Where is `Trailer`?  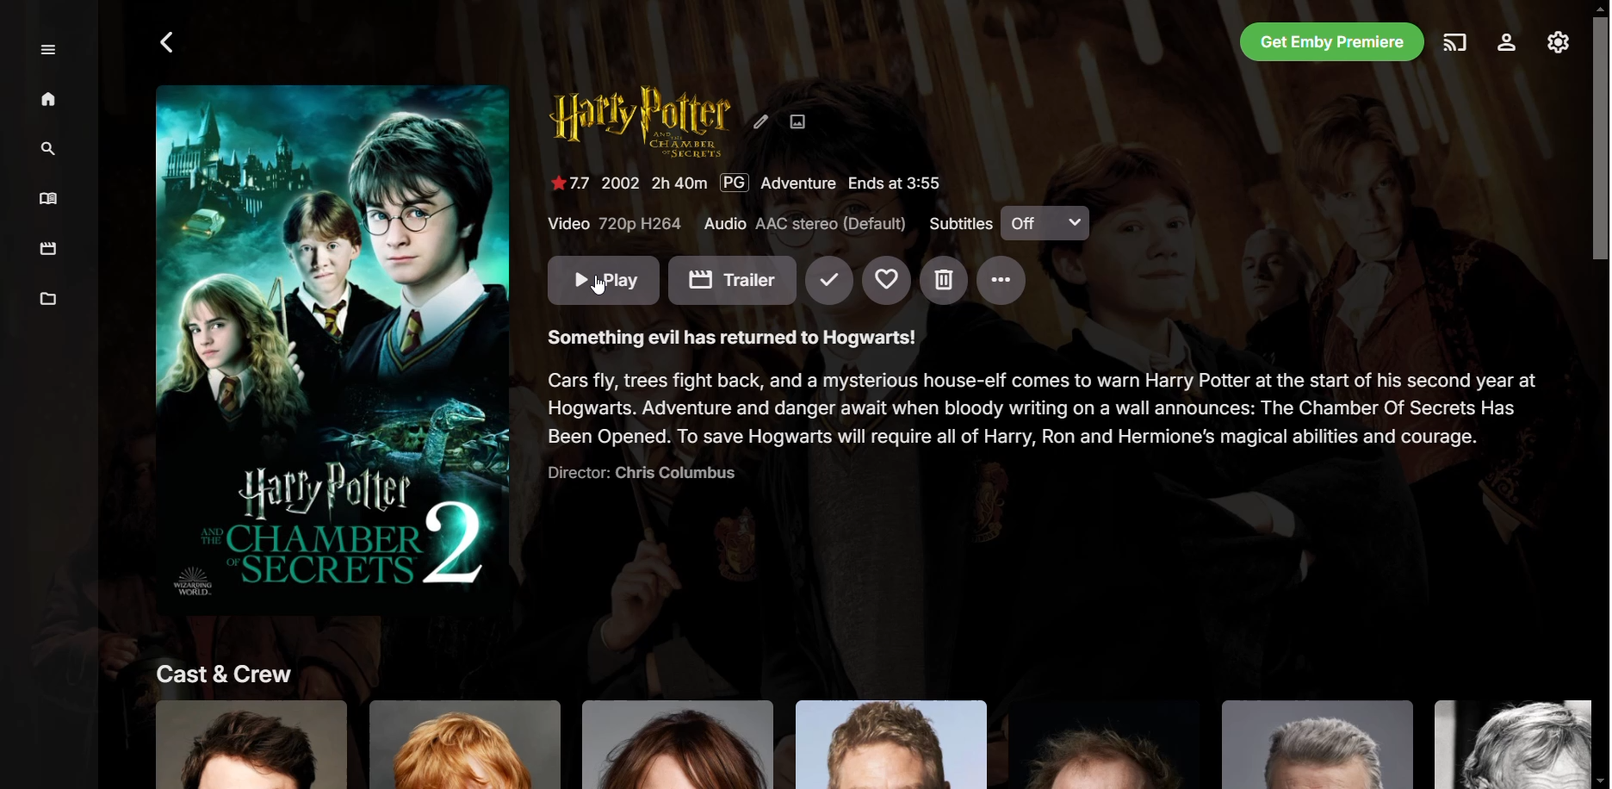 Trailer is located at coordinates (733, 281).